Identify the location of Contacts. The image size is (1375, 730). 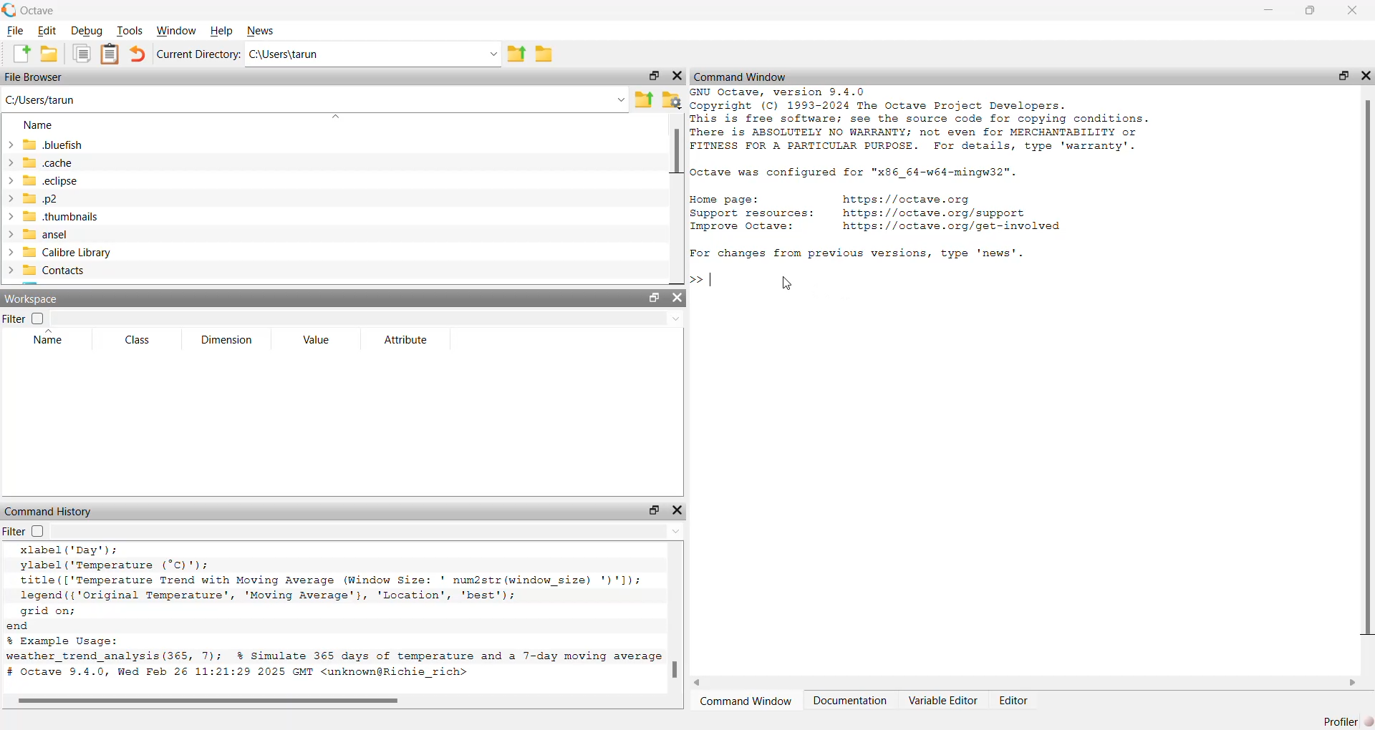
(49, 269).